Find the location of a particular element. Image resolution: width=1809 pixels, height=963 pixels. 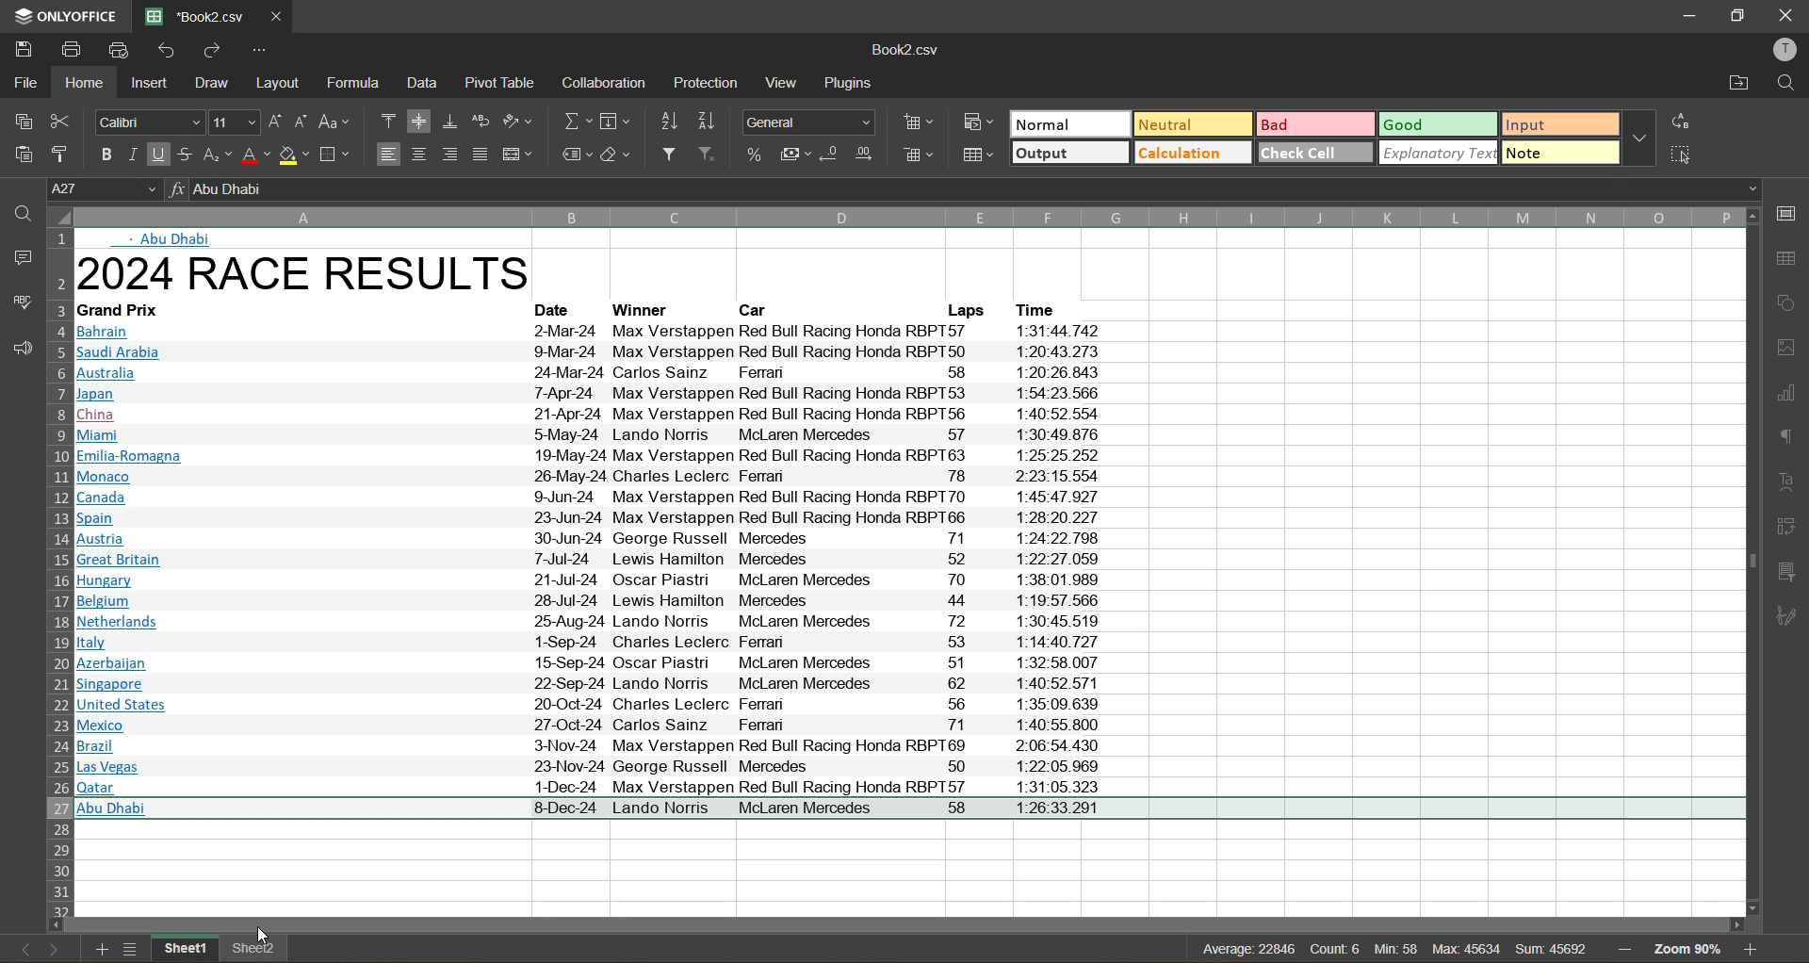

open is located at coordinates (16, 210).